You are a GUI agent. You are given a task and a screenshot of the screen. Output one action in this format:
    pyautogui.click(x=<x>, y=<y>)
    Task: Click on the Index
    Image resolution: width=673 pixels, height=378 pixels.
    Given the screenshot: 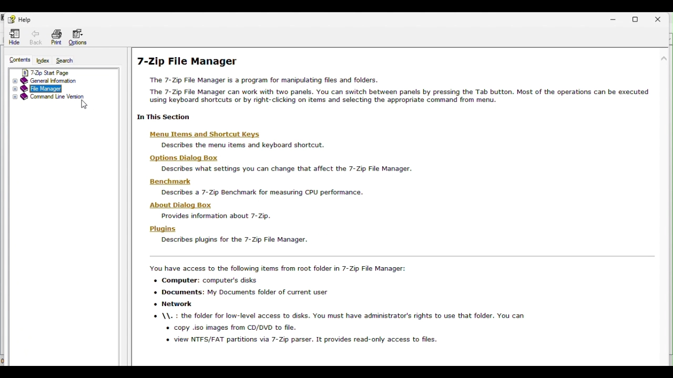 What is the action you would take?
    pyautogui.click(x=43, y=60)
    